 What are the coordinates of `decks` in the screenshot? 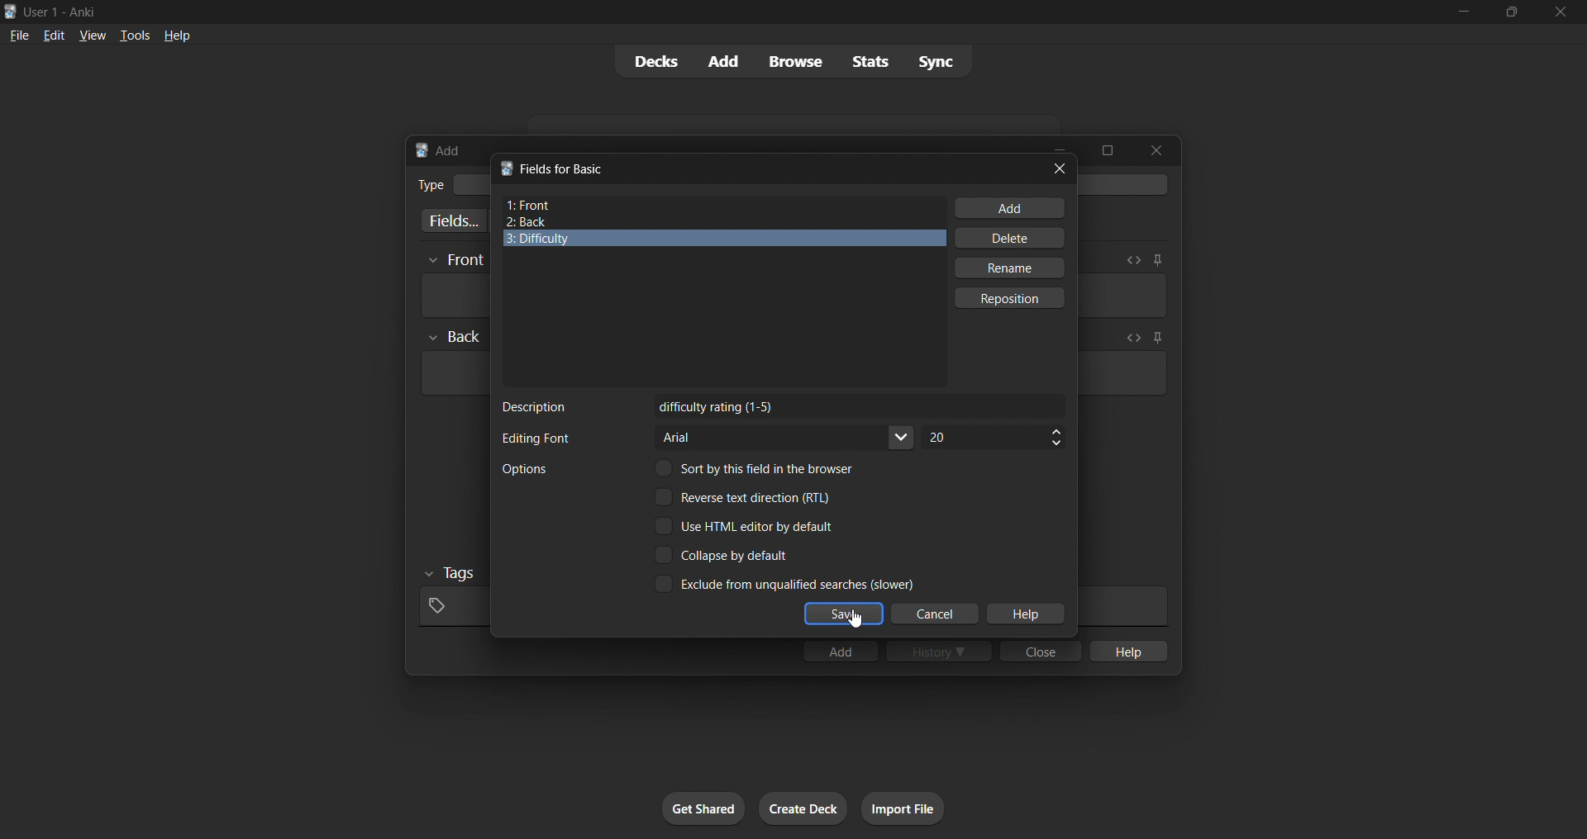 It's located at (654, 62).